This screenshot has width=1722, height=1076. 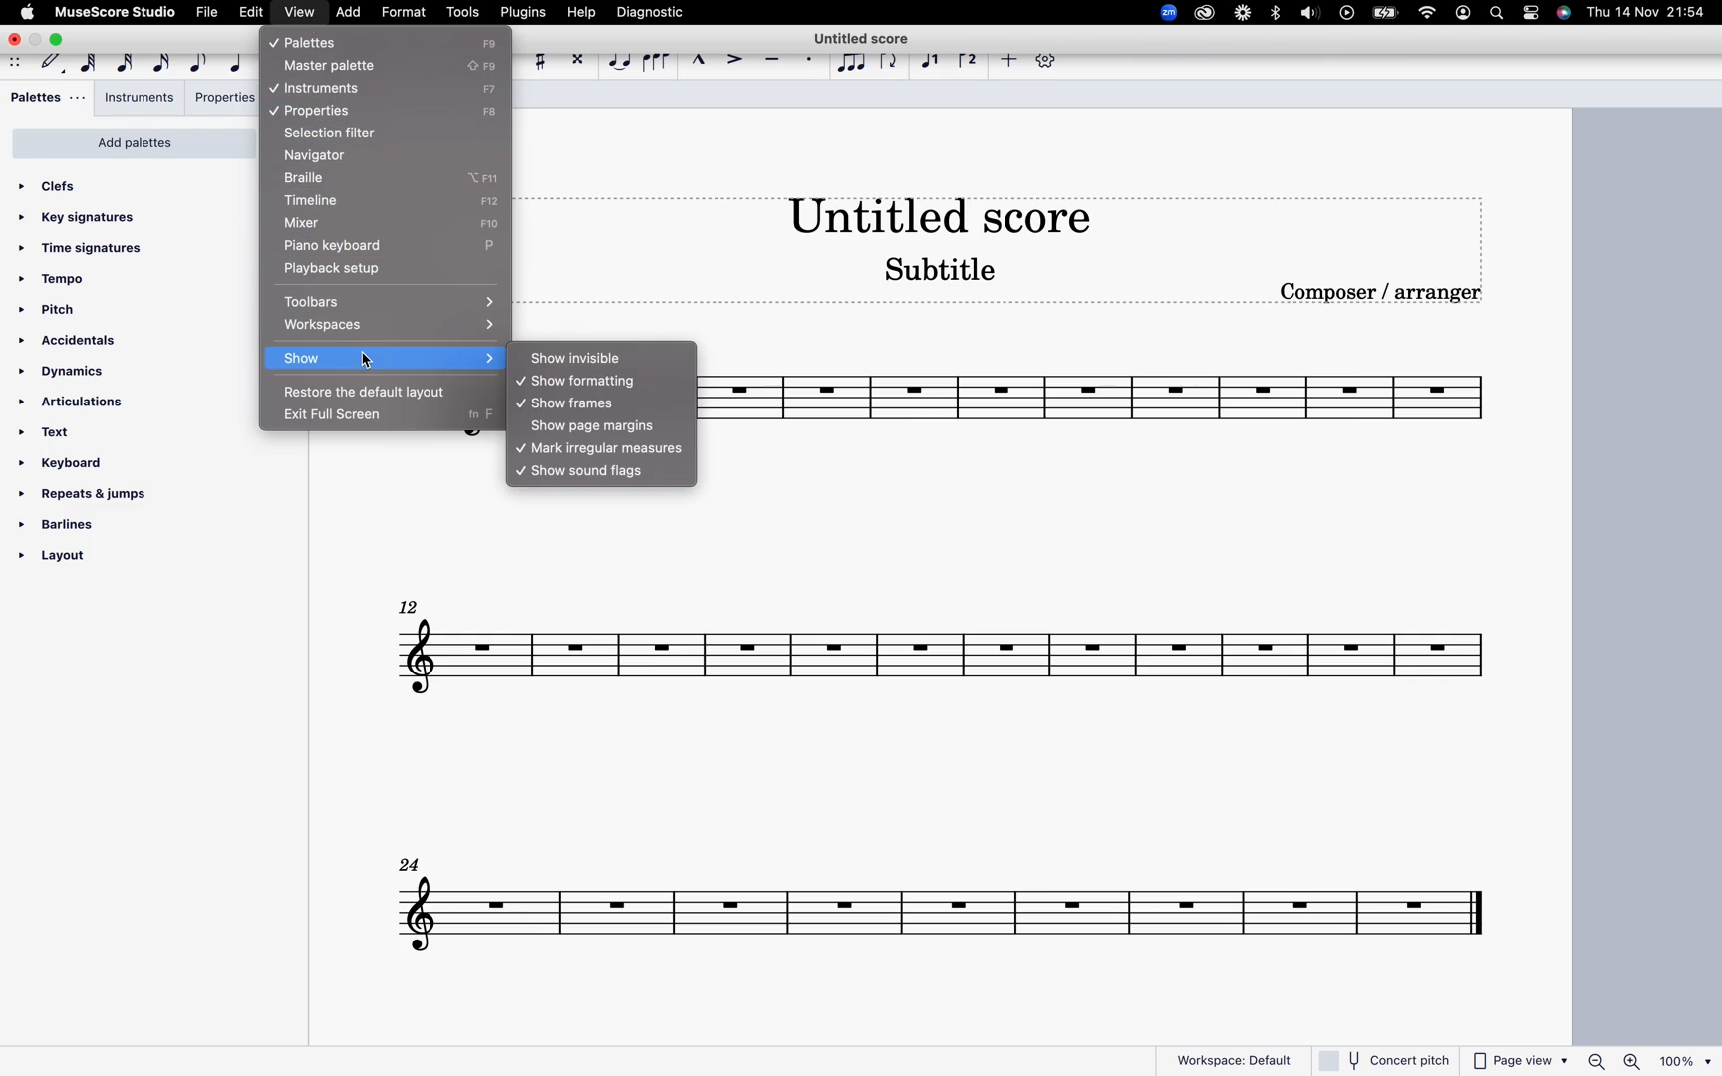 I want to click on page view, so click(x=1517, y=1061).